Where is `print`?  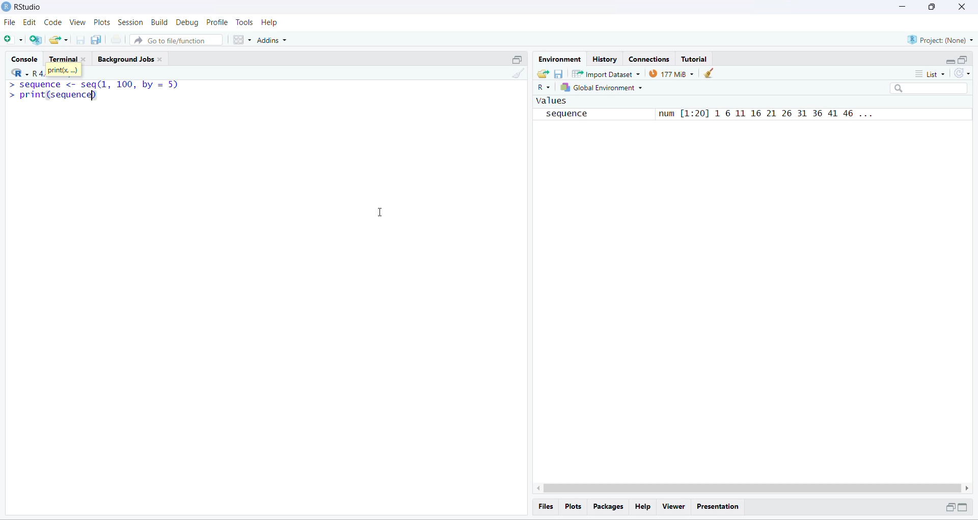 print is located at coordinates (116, 39).